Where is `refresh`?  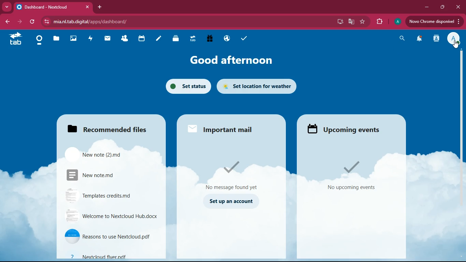 refresh is located at coordinates (32, 22).